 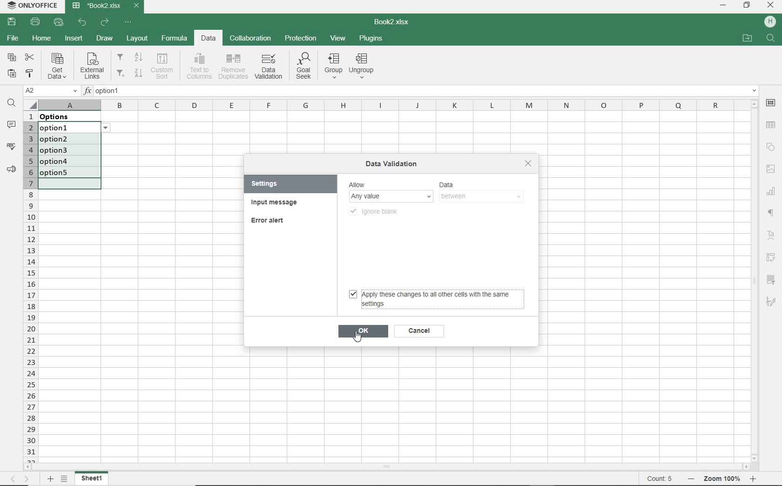 I want to click on LAYOUT, so click(x=137, y=38).